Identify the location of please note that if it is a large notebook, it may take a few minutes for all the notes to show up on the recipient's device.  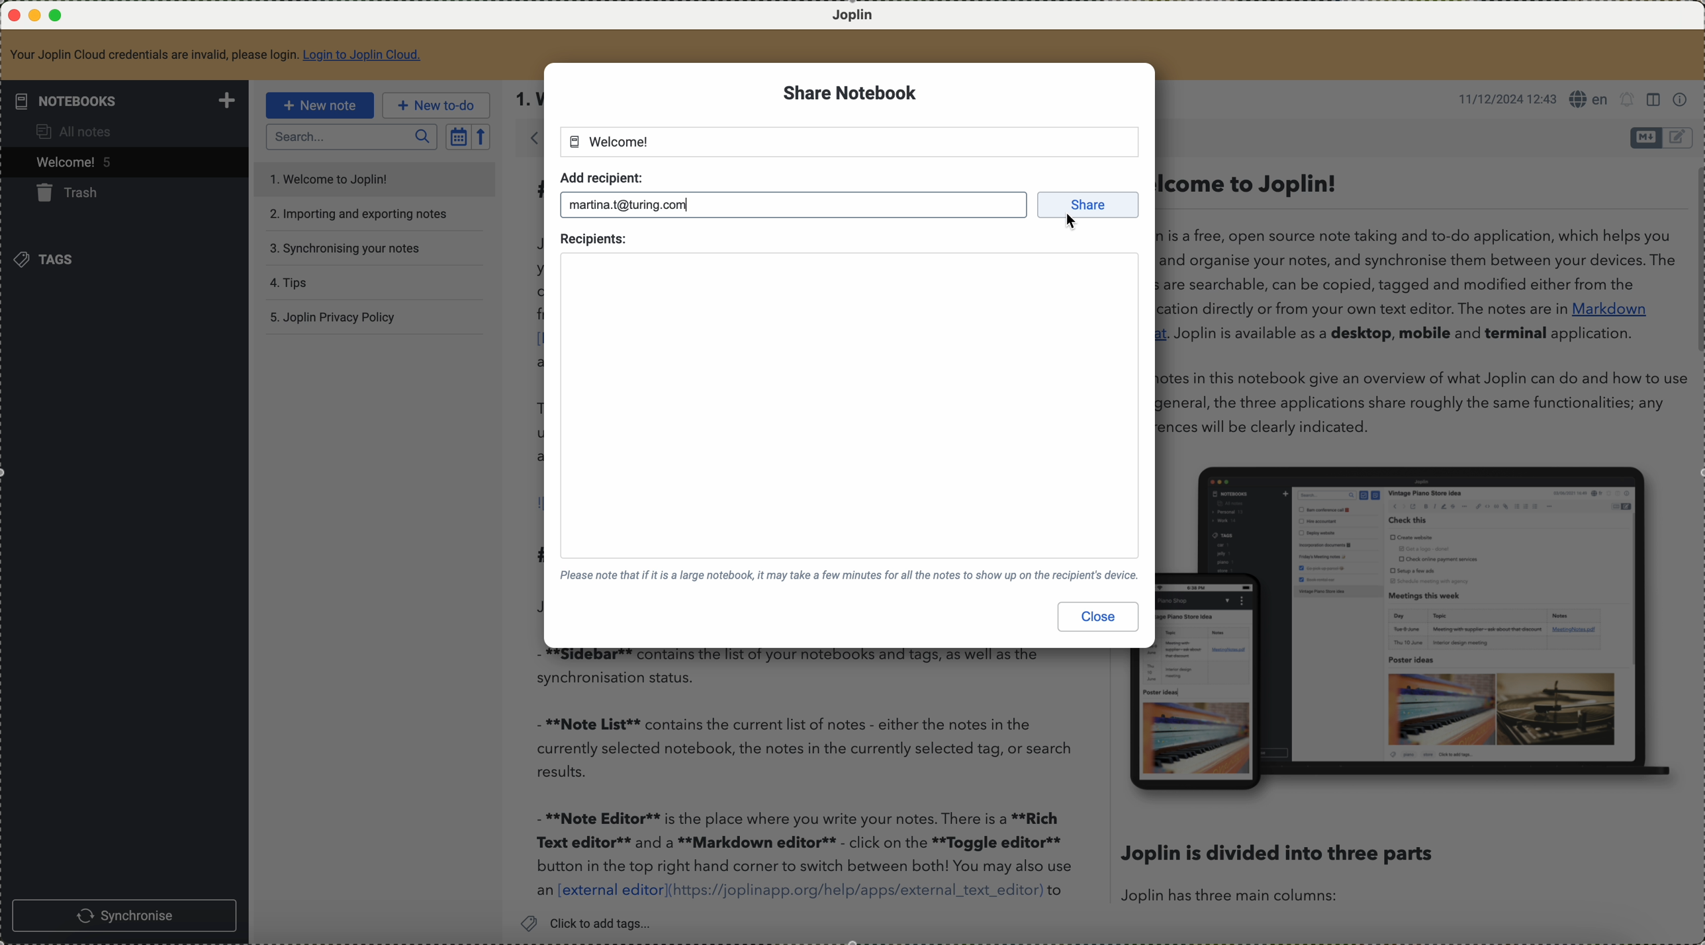
(845, 575).